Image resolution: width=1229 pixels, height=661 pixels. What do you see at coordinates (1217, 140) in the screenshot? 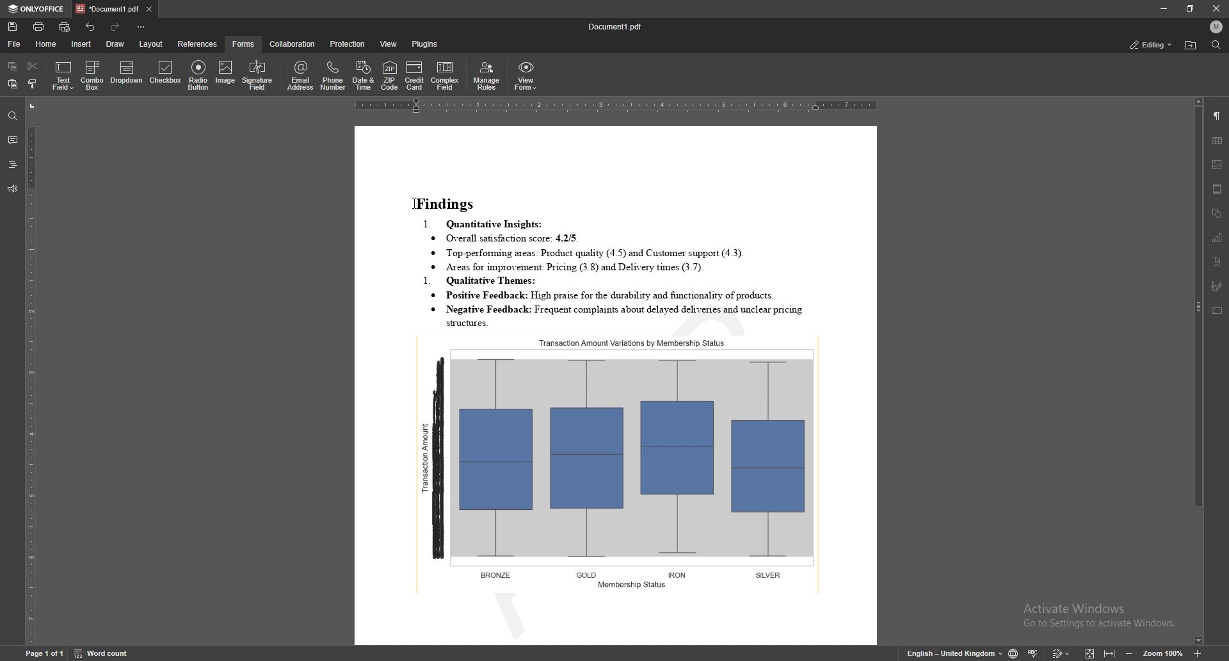
I see `table` at bounding box center [1217, 140].